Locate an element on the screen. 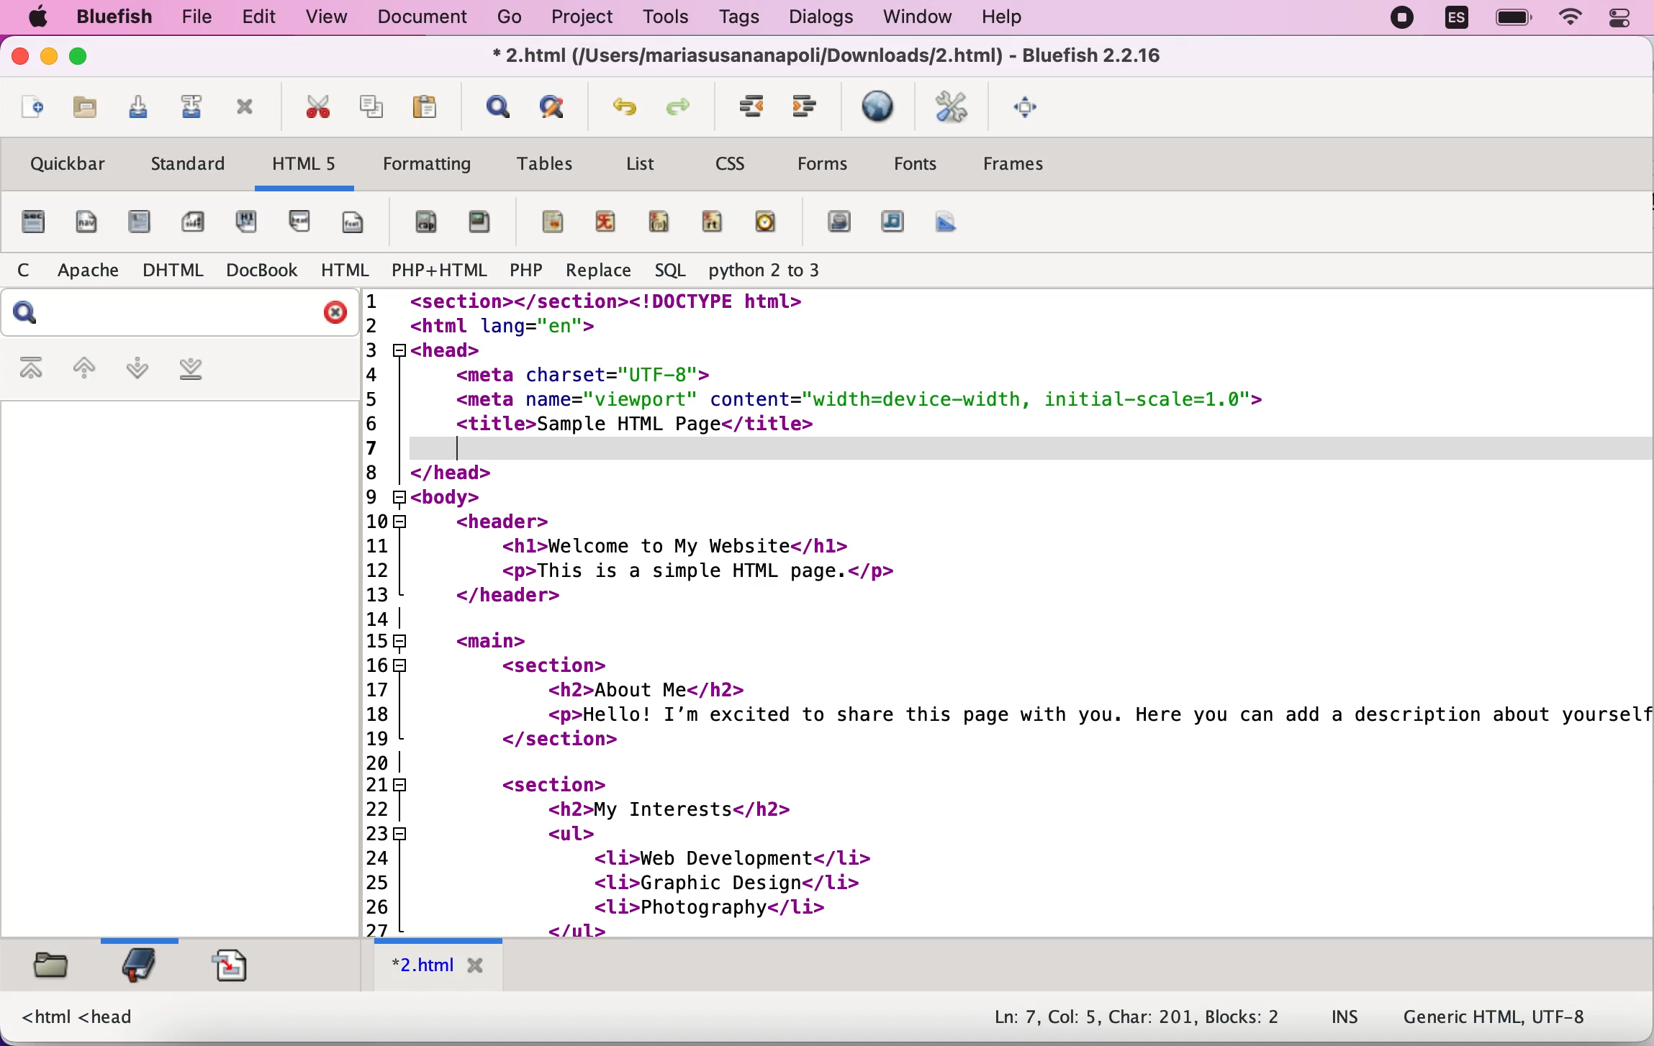 The width and height of the screenshot is (1654, 1046). header is located at coordinates (305, 222).